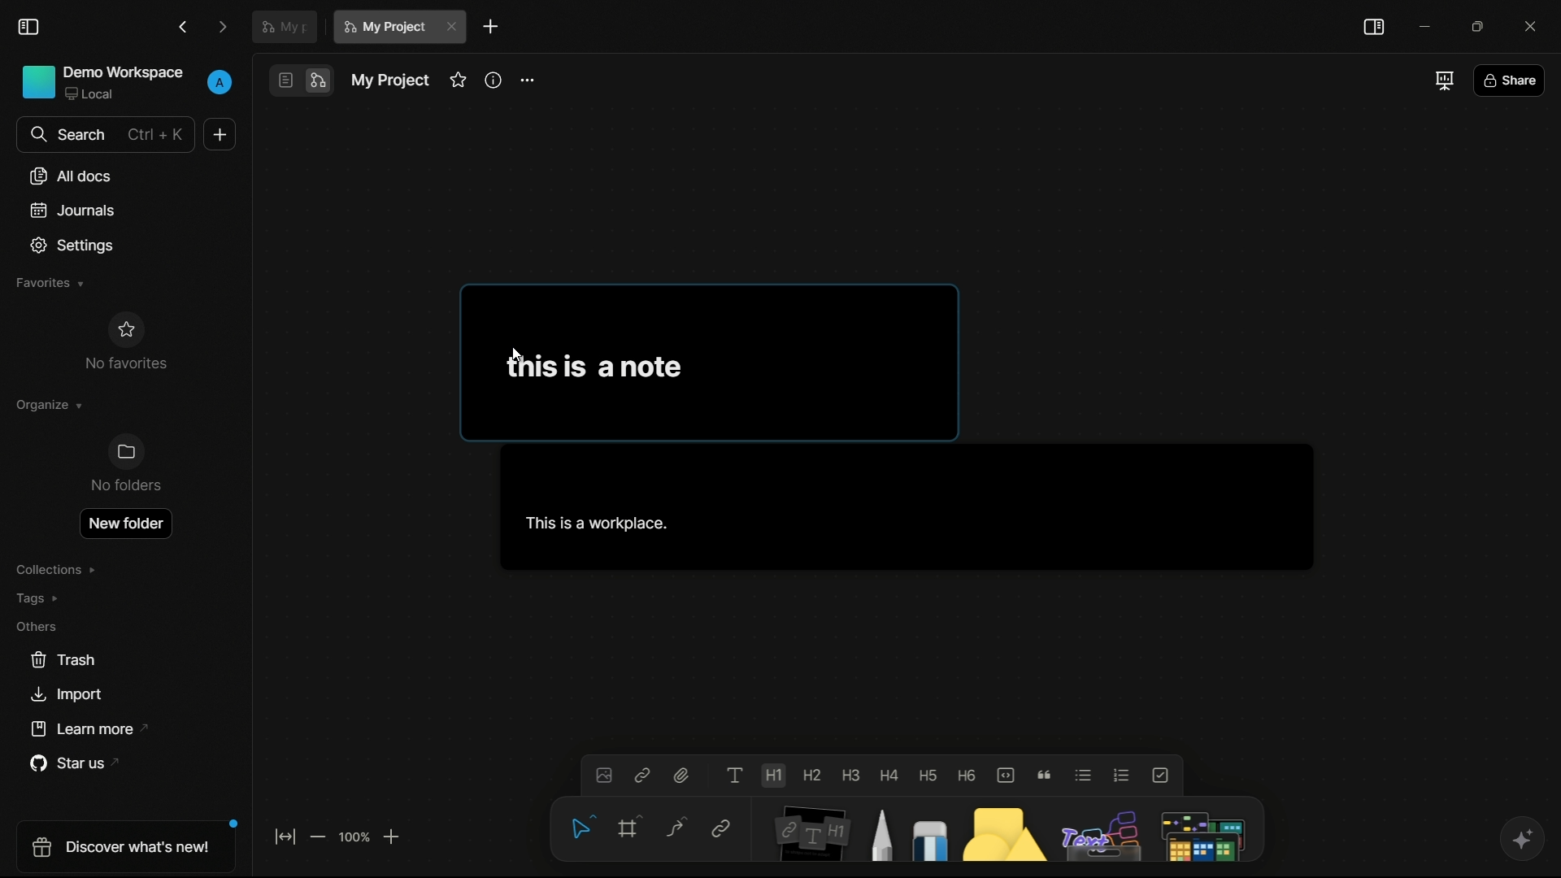 The width and height of the screenshot is (1561, 878). What do you see at coordinates (104, 135) in the screenshot?
I see `search bar` at bounding box center [104, 135].